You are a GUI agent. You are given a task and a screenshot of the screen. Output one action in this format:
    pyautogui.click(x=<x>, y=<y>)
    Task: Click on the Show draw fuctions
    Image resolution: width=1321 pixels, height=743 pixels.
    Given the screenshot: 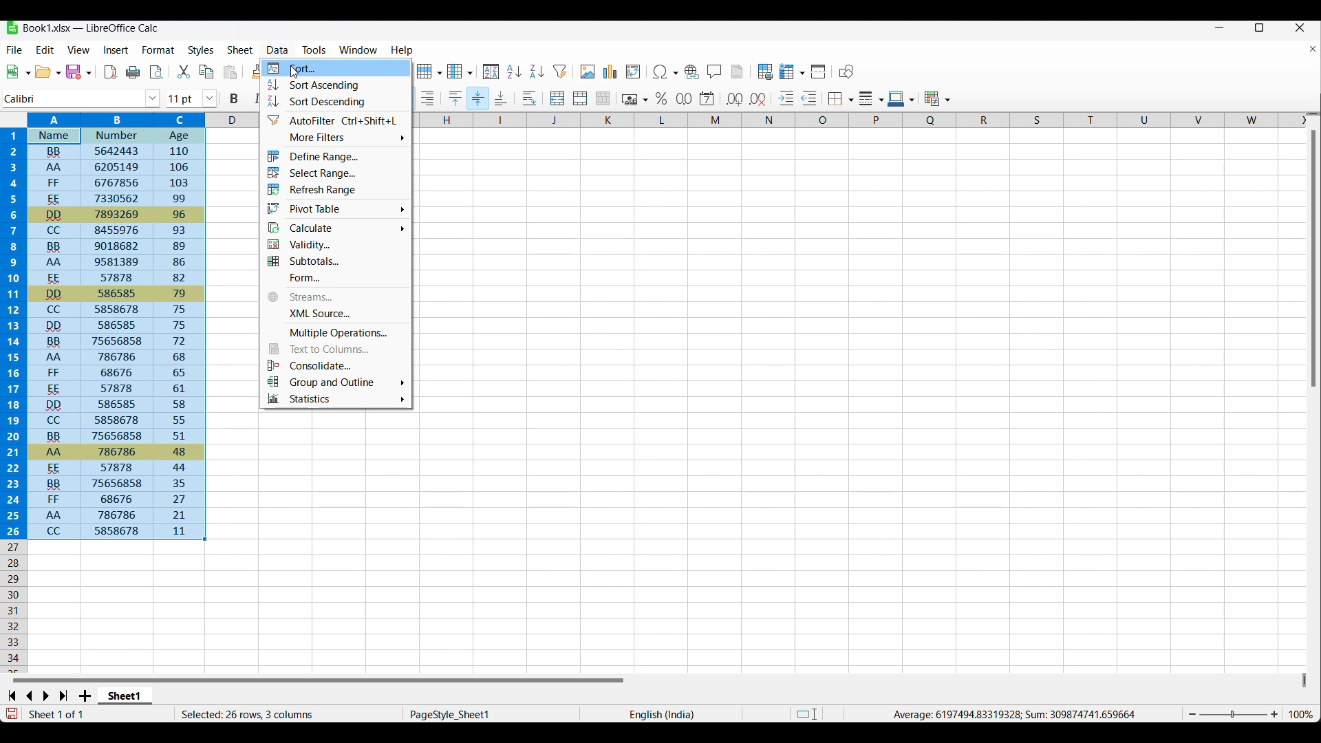 What is the action you would take?
    pyautogui.click(x=847, y=71)
    